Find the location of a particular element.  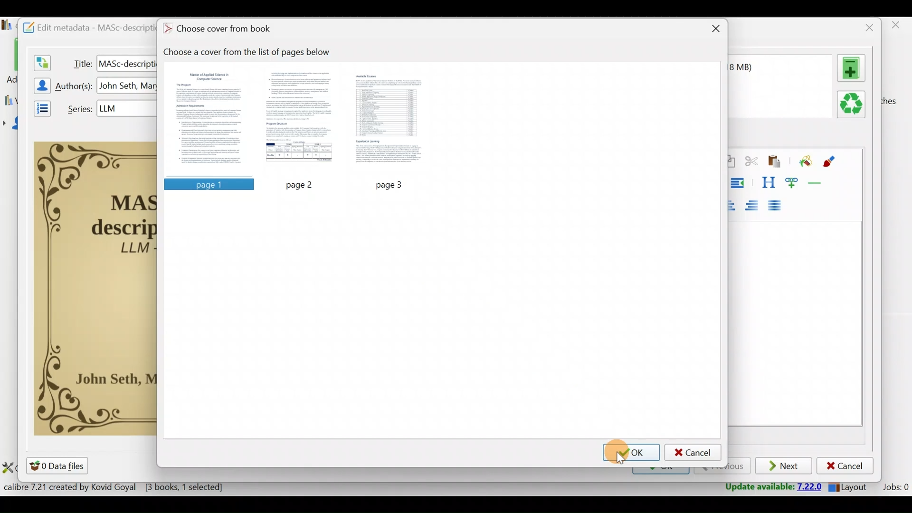

Page 2 is located at coordinates (300, 119).